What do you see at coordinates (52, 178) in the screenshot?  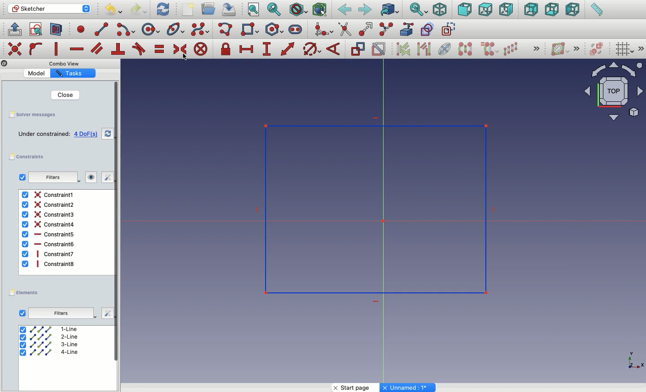 I see `filters` at bounding box center [52, 178].